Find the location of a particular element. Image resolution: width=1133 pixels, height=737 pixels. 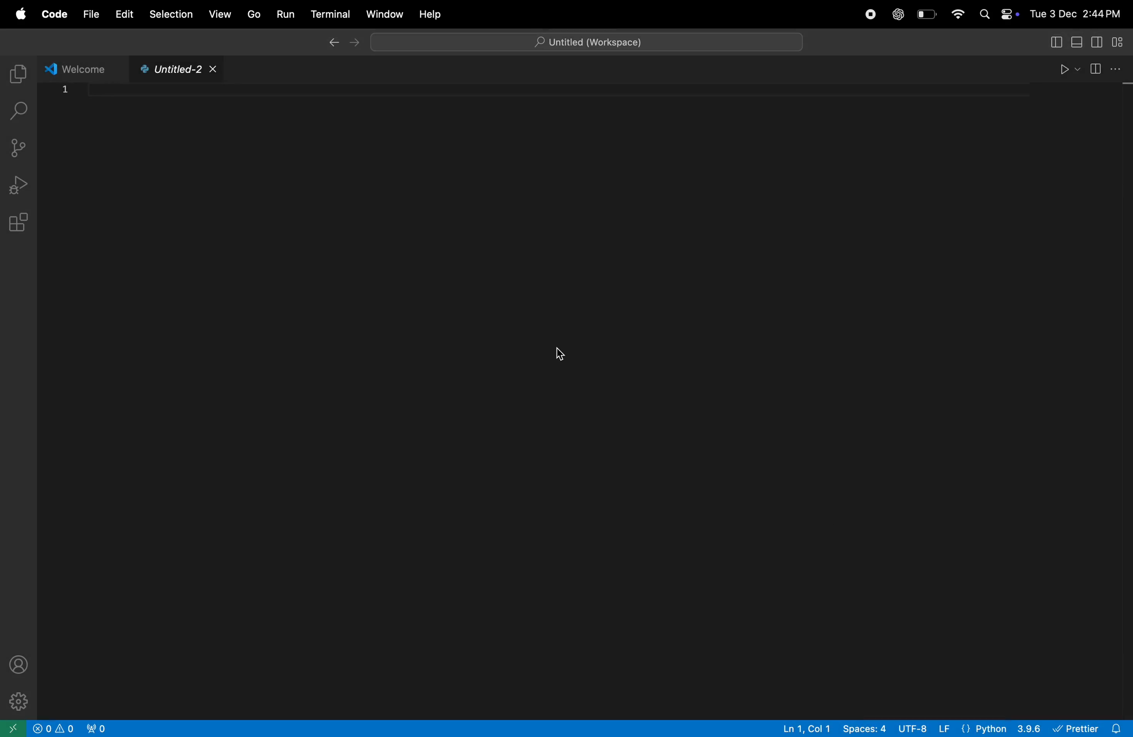

search is located at coordinates (20, 114).